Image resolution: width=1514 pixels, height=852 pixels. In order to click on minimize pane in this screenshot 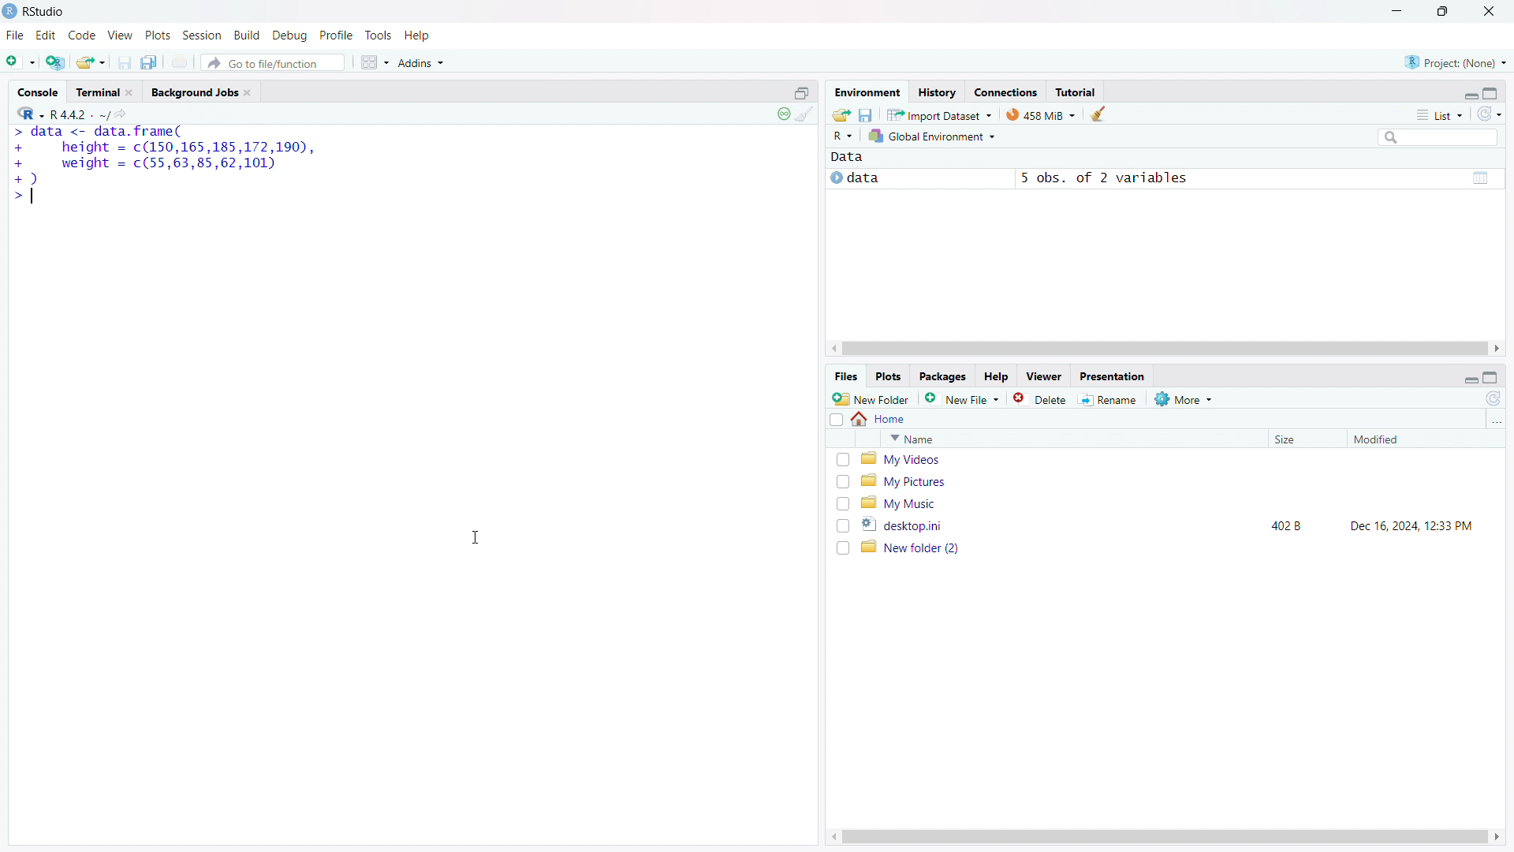, I will do `click(1470, 93)`.